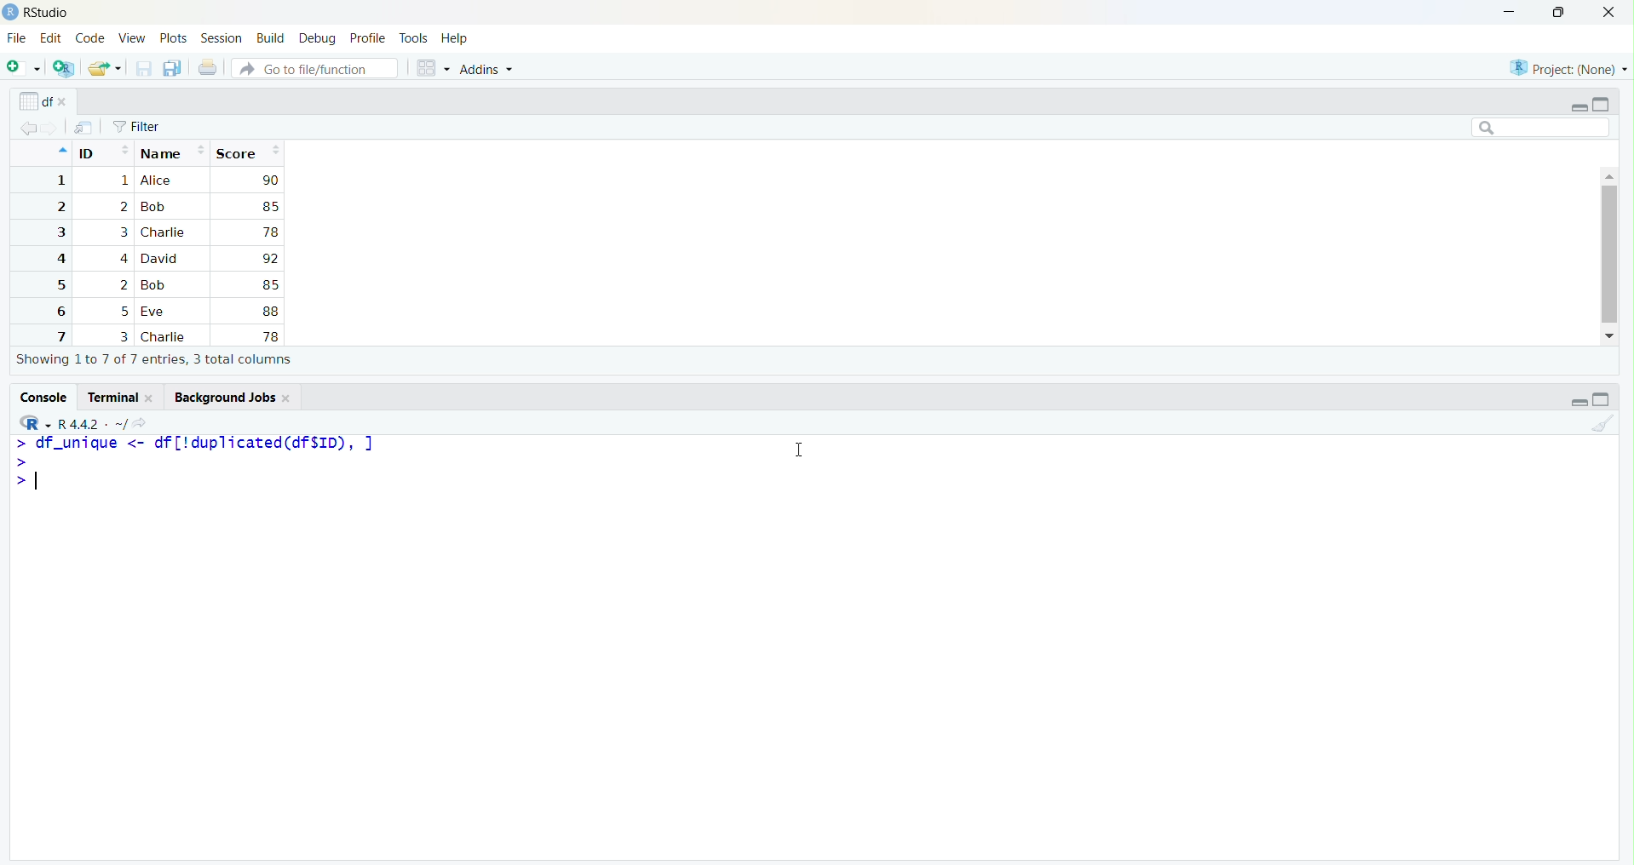 This screenshot has width=1634, height=865. What do you see at coordinates (319, 38) in the screenshot?
I see `Debug` at bounding box center [319, 38].